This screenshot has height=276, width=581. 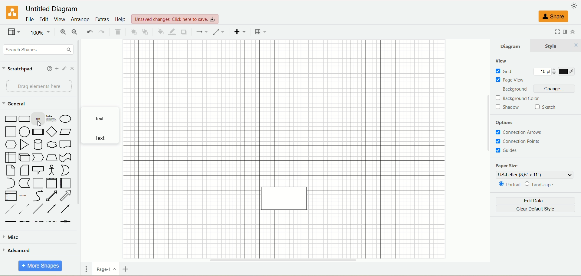 What do you see at coordinates (38, 158) in the screenshot?
I see `step` at bounding box center [38, 158].